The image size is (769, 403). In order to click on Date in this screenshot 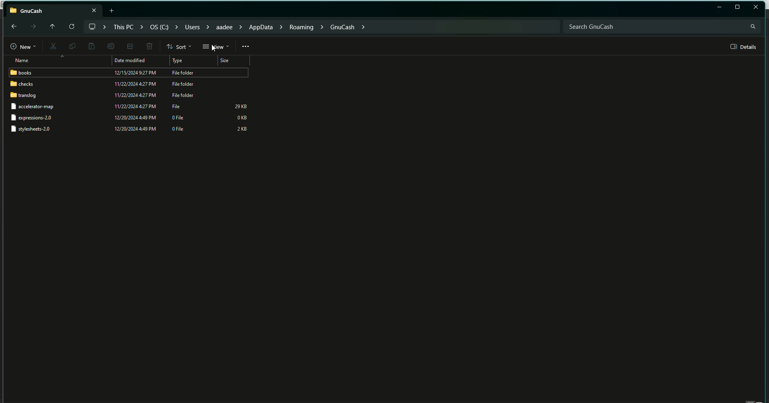, I will do `click(134, 119)`.